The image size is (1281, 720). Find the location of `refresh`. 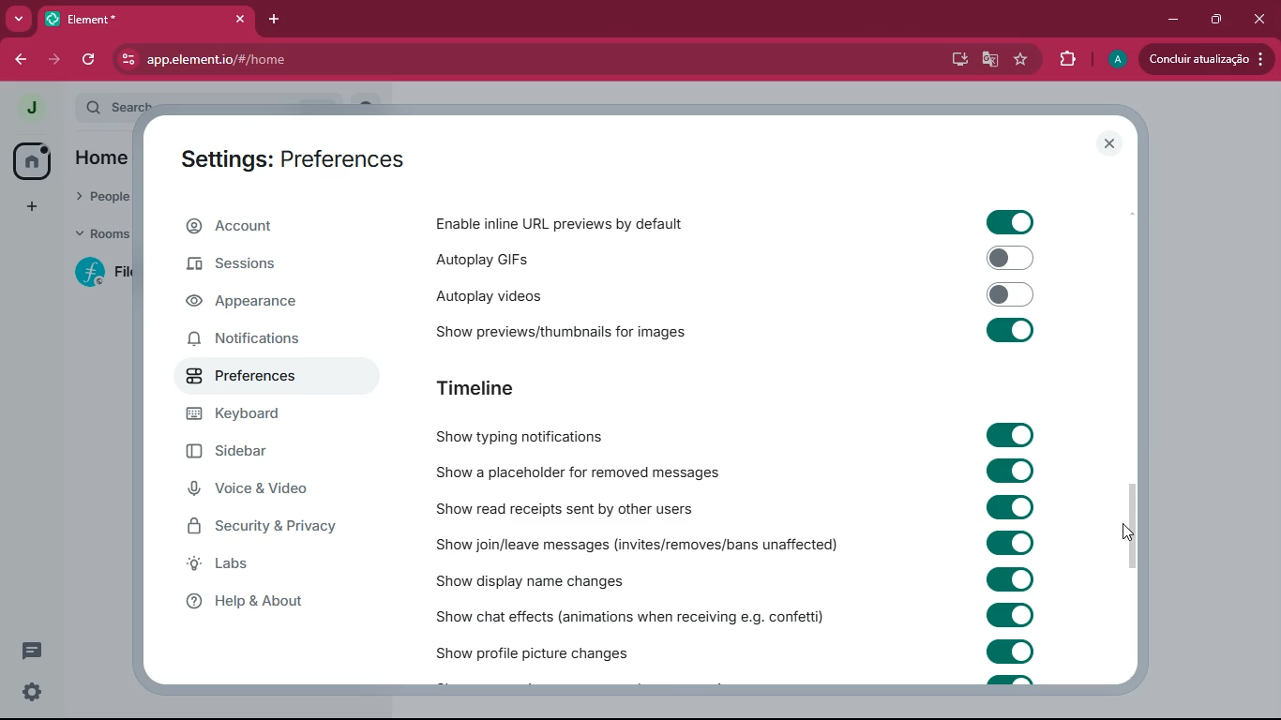

refresh is located at coordinates (93, 60).